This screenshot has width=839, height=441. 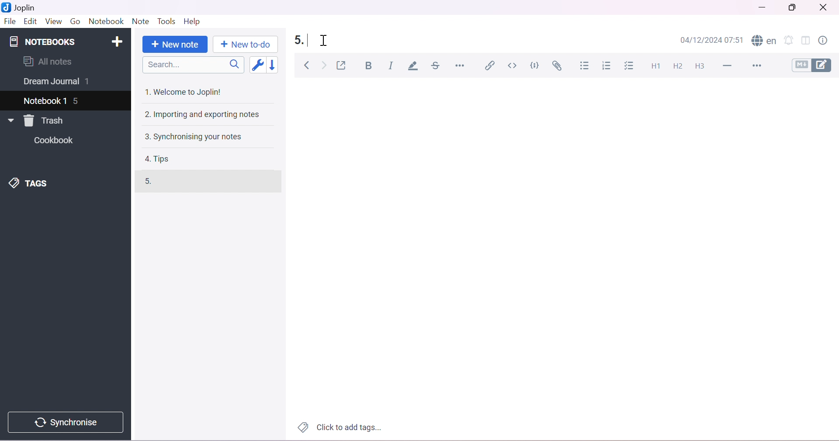 I want to click on Close, so click(x=825, y=7).